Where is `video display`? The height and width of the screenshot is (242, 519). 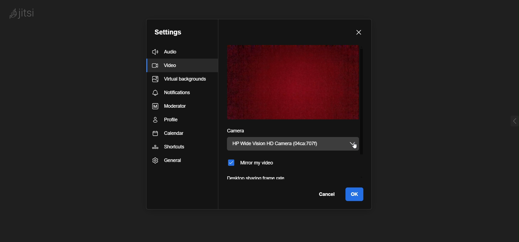 video display is located at coordinates (292, 82).